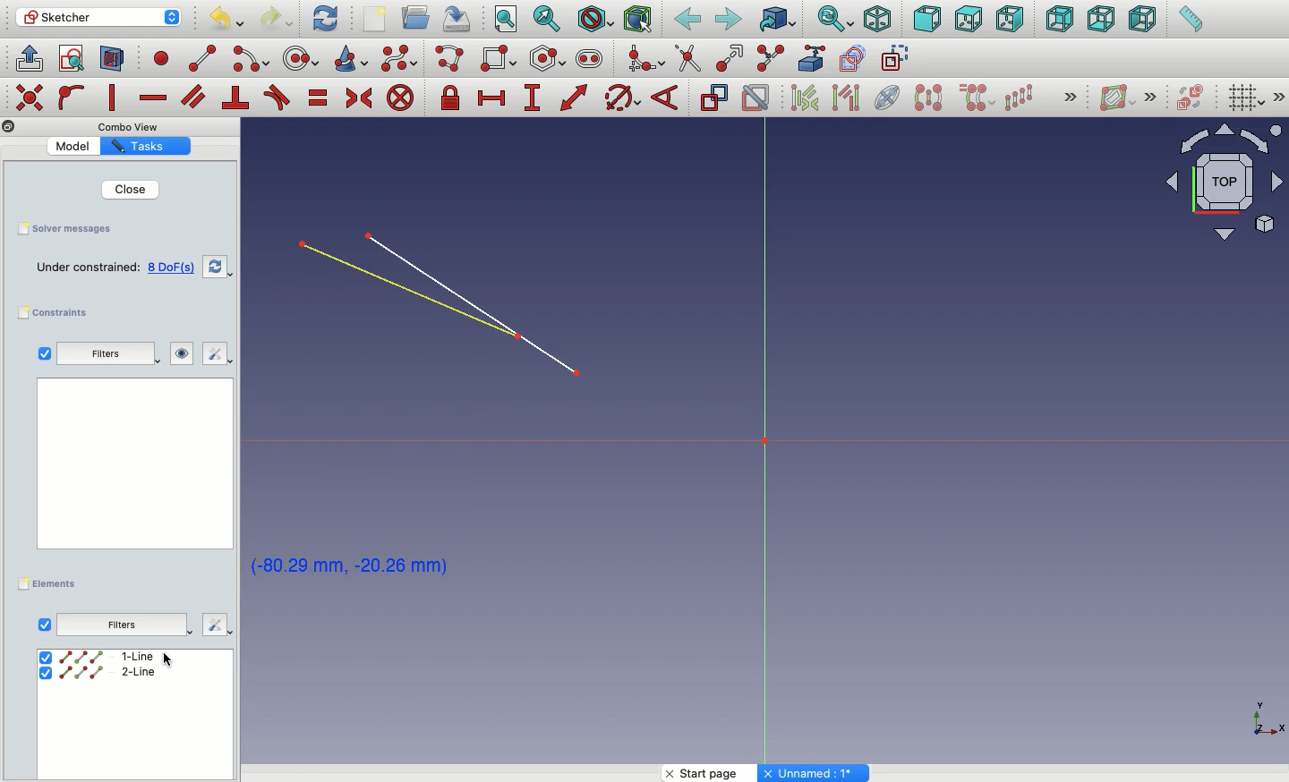  What do you see at coordinates (57, 312) in the screenshot?
I see `Constraints ` at bounding box center [57, 312].